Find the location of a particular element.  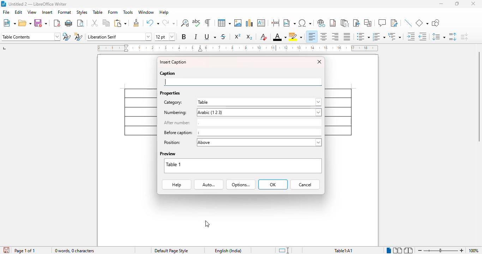

decrease paragraph spacing is located at coordinates (464, 37).